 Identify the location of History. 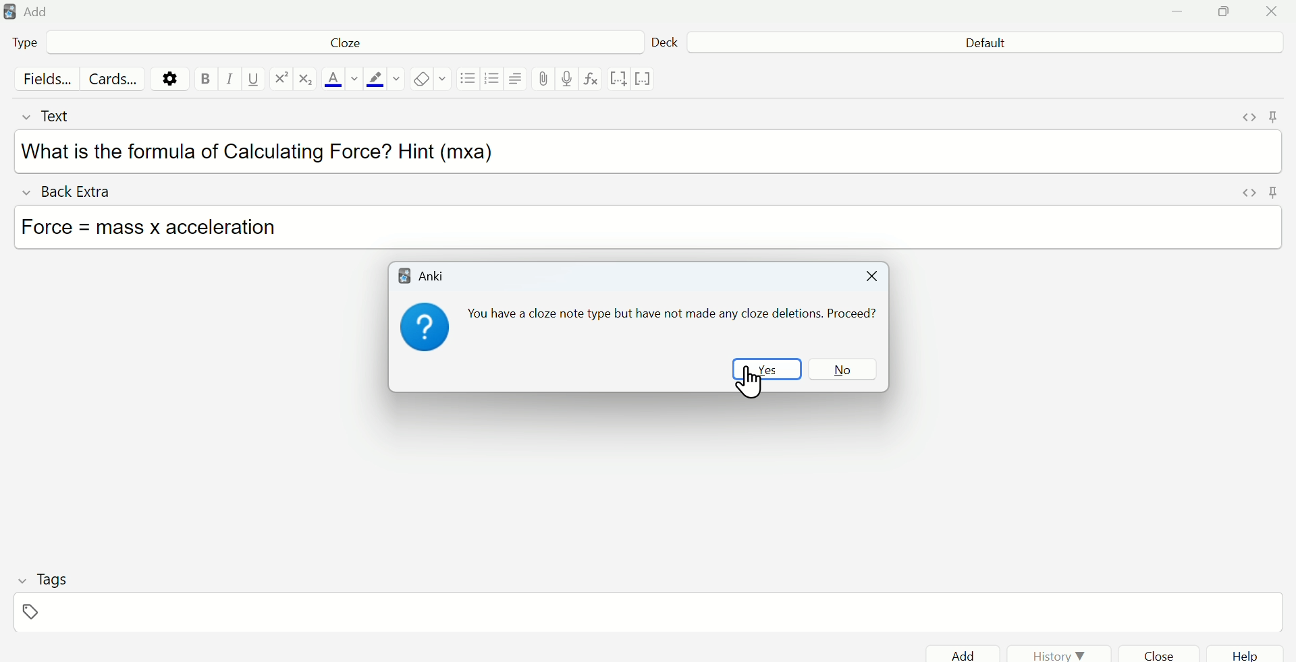
(1060, 651).